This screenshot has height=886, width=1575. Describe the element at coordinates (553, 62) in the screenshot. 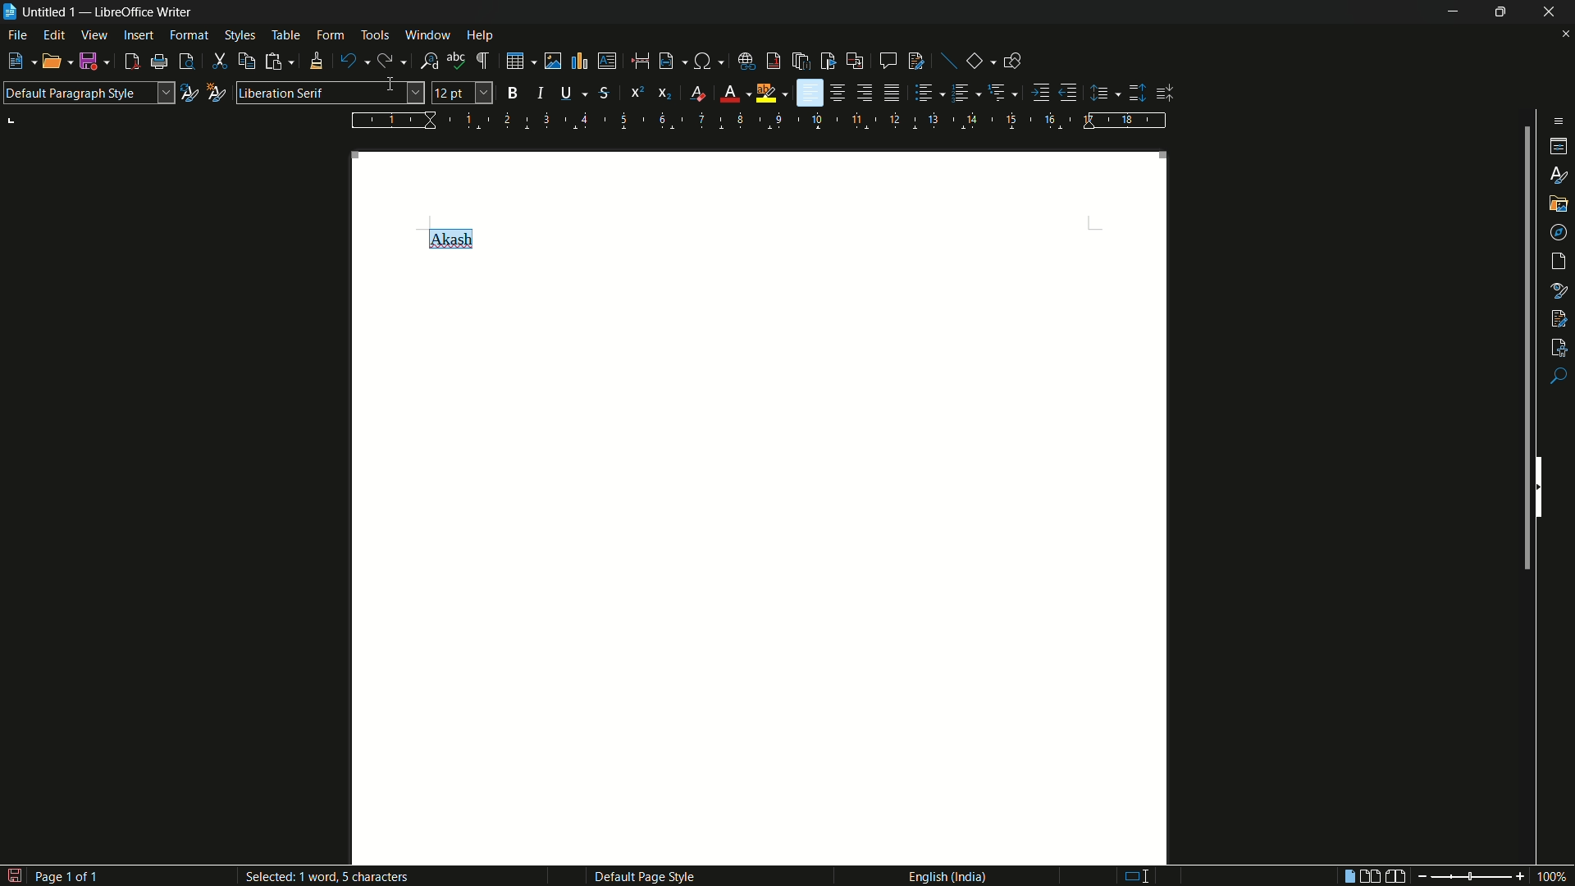

I see `insert image` at that location.